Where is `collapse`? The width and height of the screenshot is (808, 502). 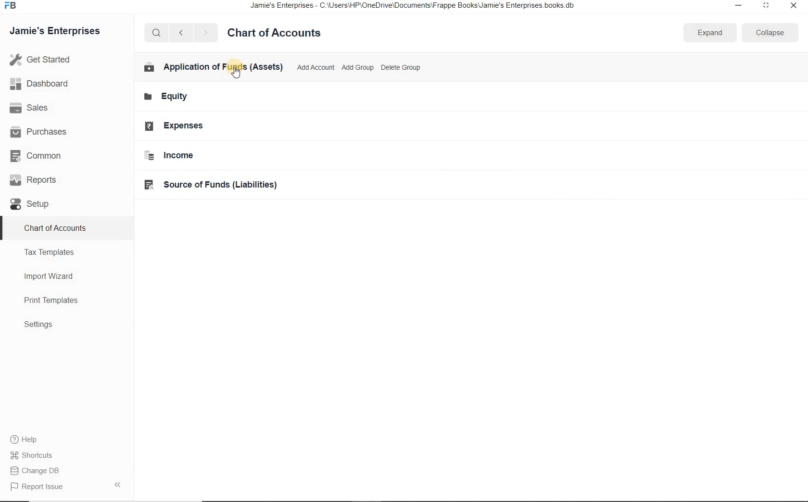
collapse is located at coordinates (768, 33).